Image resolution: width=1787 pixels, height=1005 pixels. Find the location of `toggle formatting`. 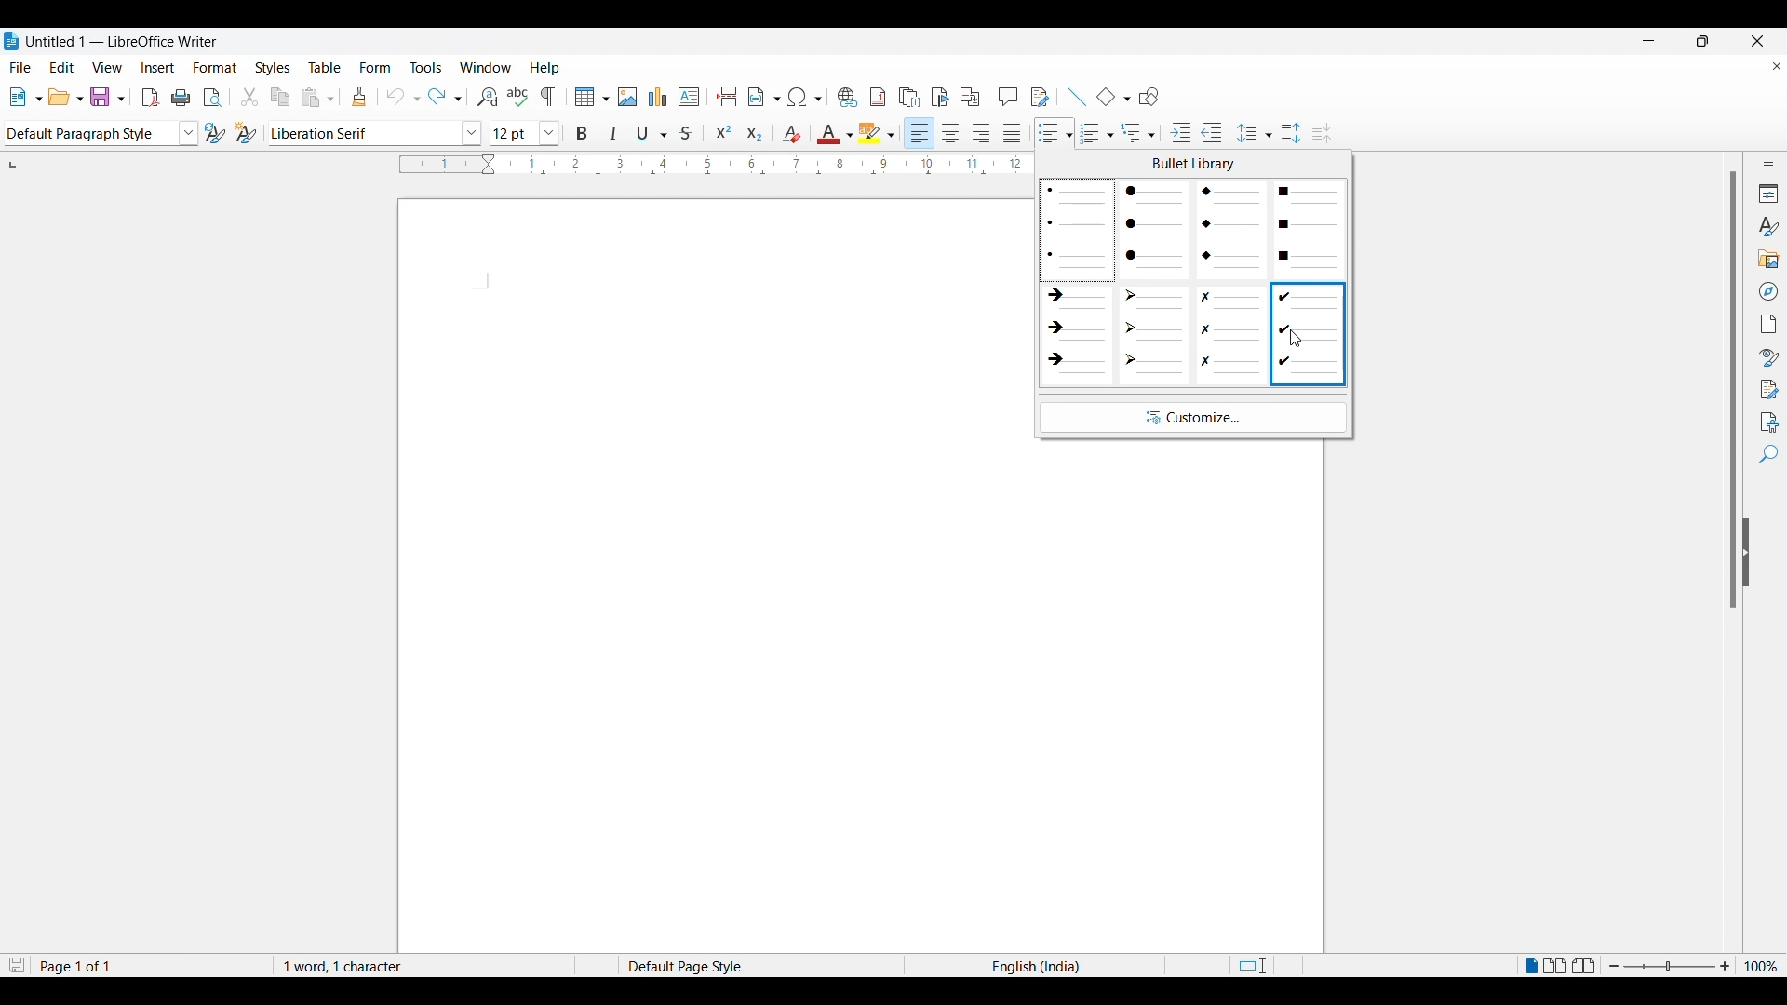

toggle formatting is located at coordinates (550, 97).